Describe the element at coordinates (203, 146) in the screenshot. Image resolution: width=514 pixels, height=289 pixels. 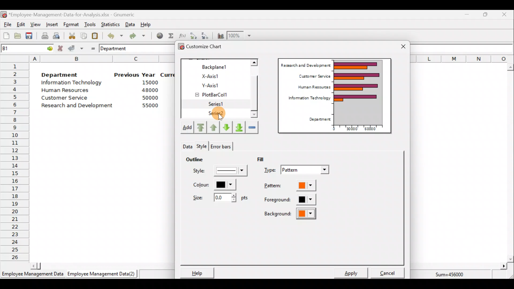
I see `Theme` at that location.